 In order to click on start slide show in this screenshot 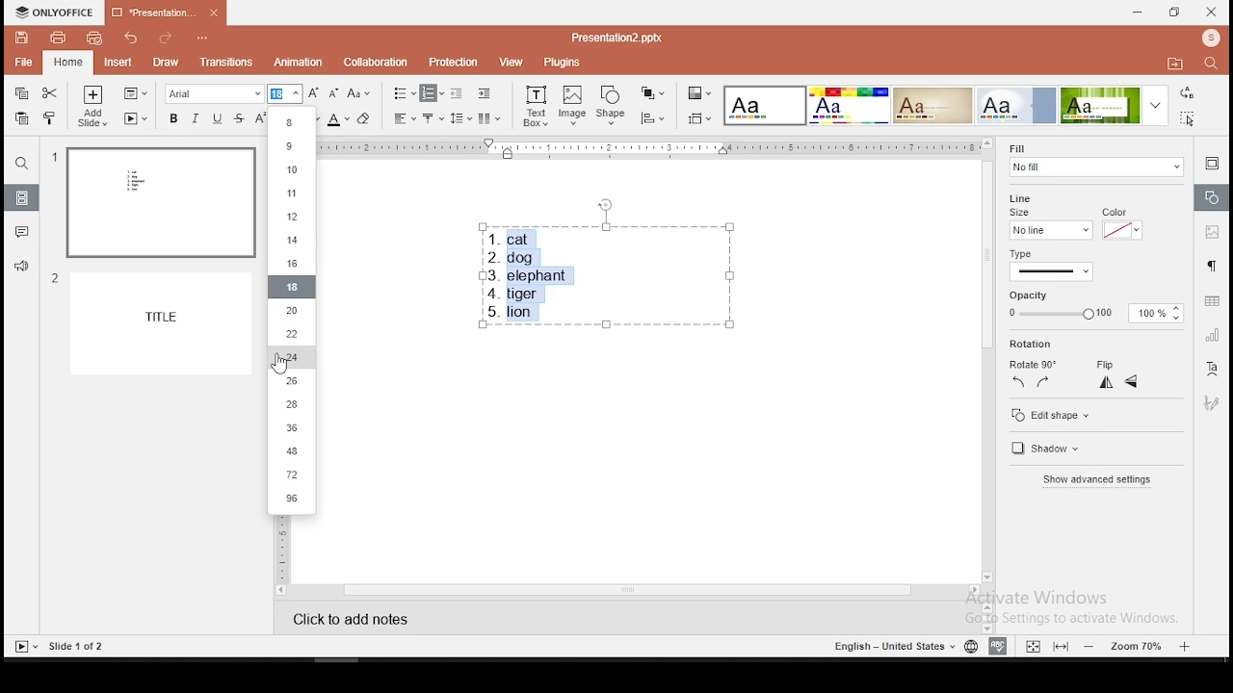, I will do `click(23, 646)`.